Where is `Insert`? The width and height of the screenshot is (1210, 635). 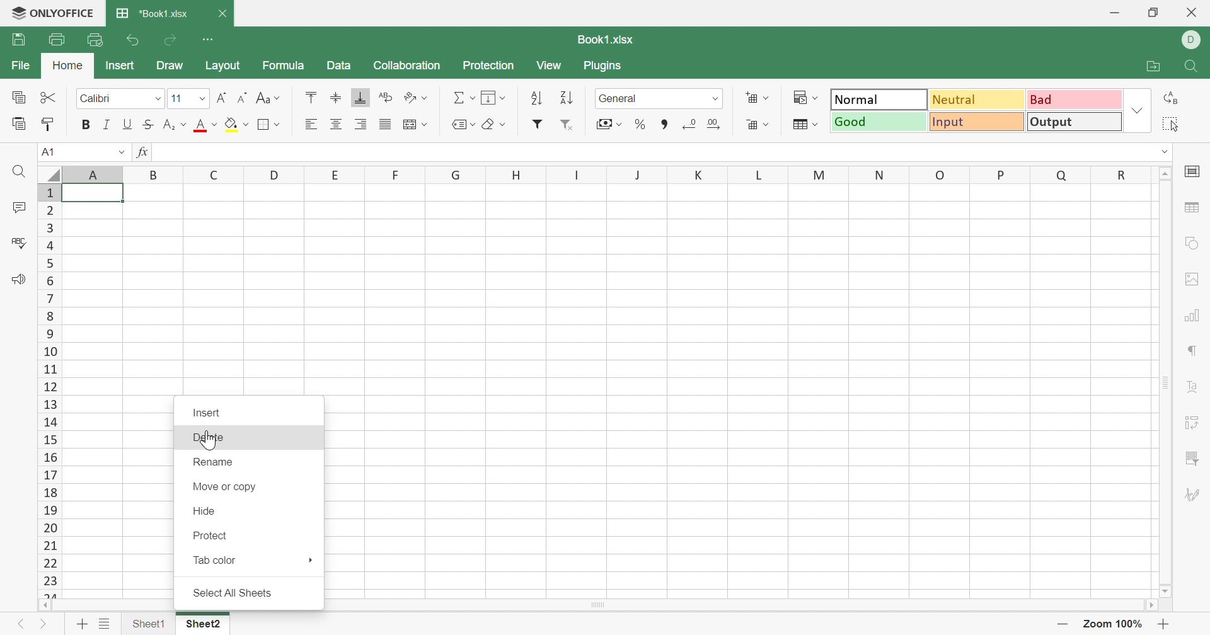 Insert is located at coordinates (207, 412).